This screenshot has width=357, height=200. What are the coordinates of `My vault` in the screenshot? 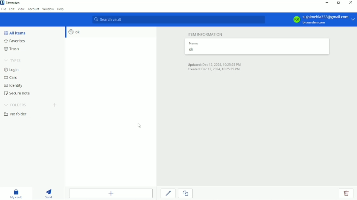 It's located at (16, 193).